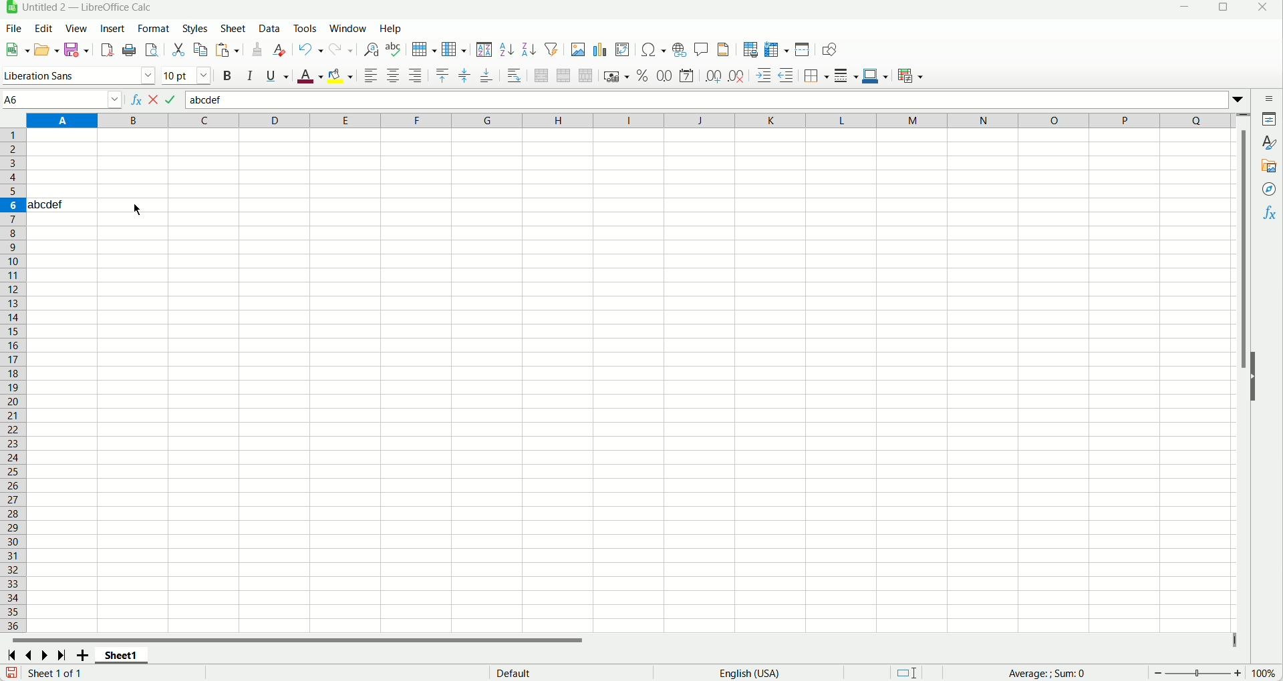 Image resolution: width=1283 pixels, height=681 pixels. Describe the element at coordinates (702, 51) in the screenshot. I see `comments` at that location.